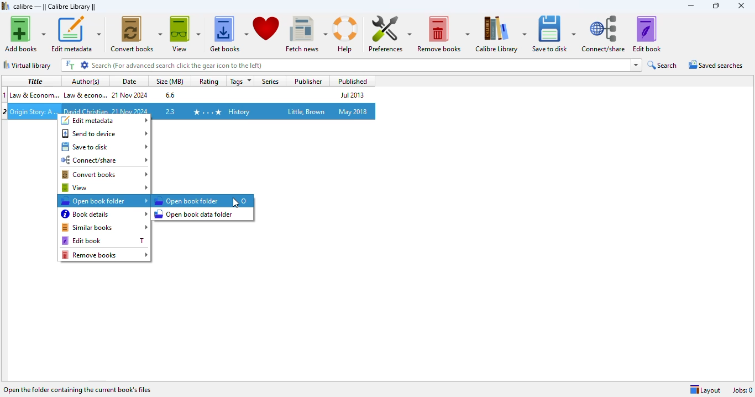 The height and width of the screenshot is (397, 755). What do you see at coordinates (742, 6) in the screenshot?
I see `close` at bounding box center [742, 6].